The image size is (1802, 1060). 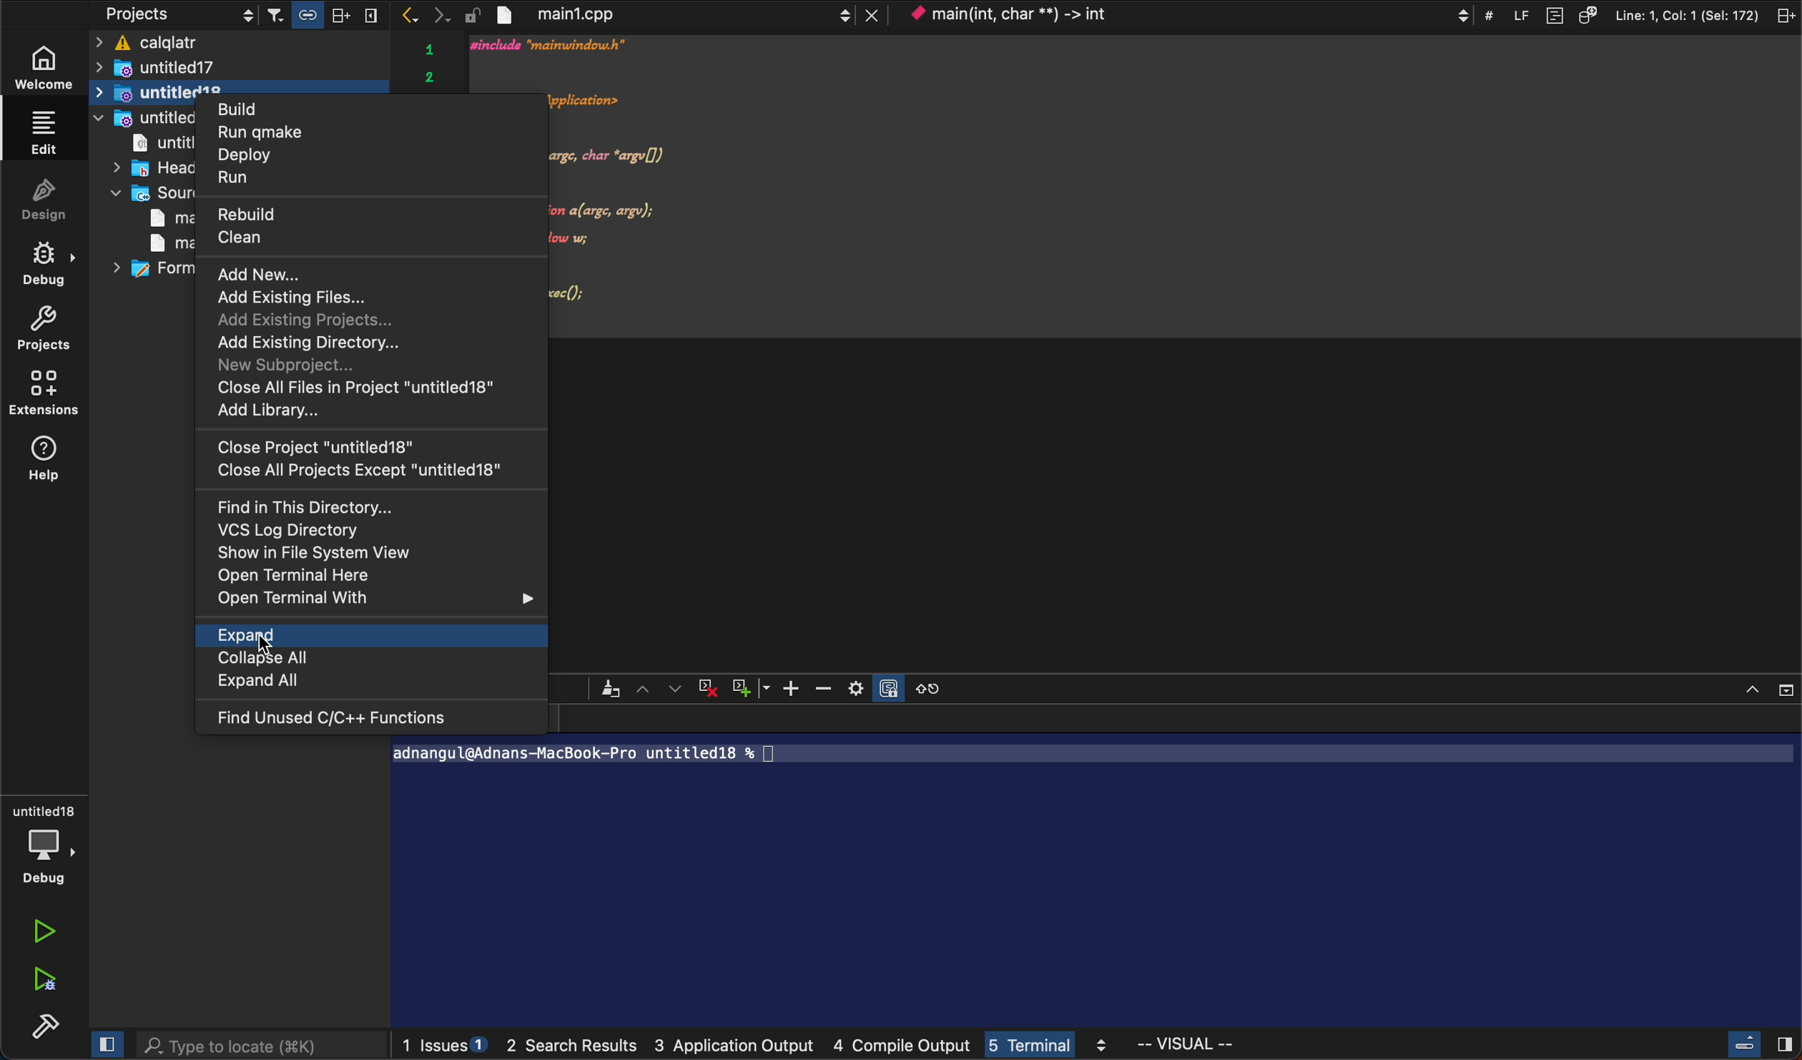 I want to click on close slidebar, so click(x=1758, y=1046).